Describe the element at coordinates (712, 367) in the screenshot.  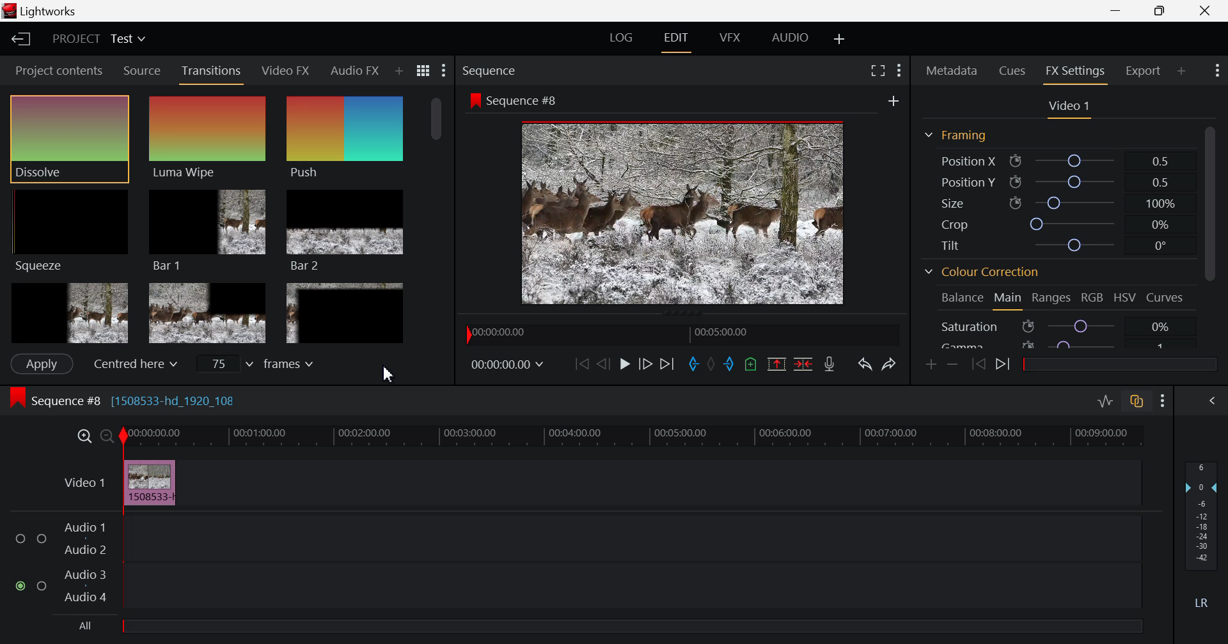
I see `Remove all marks` at that location.